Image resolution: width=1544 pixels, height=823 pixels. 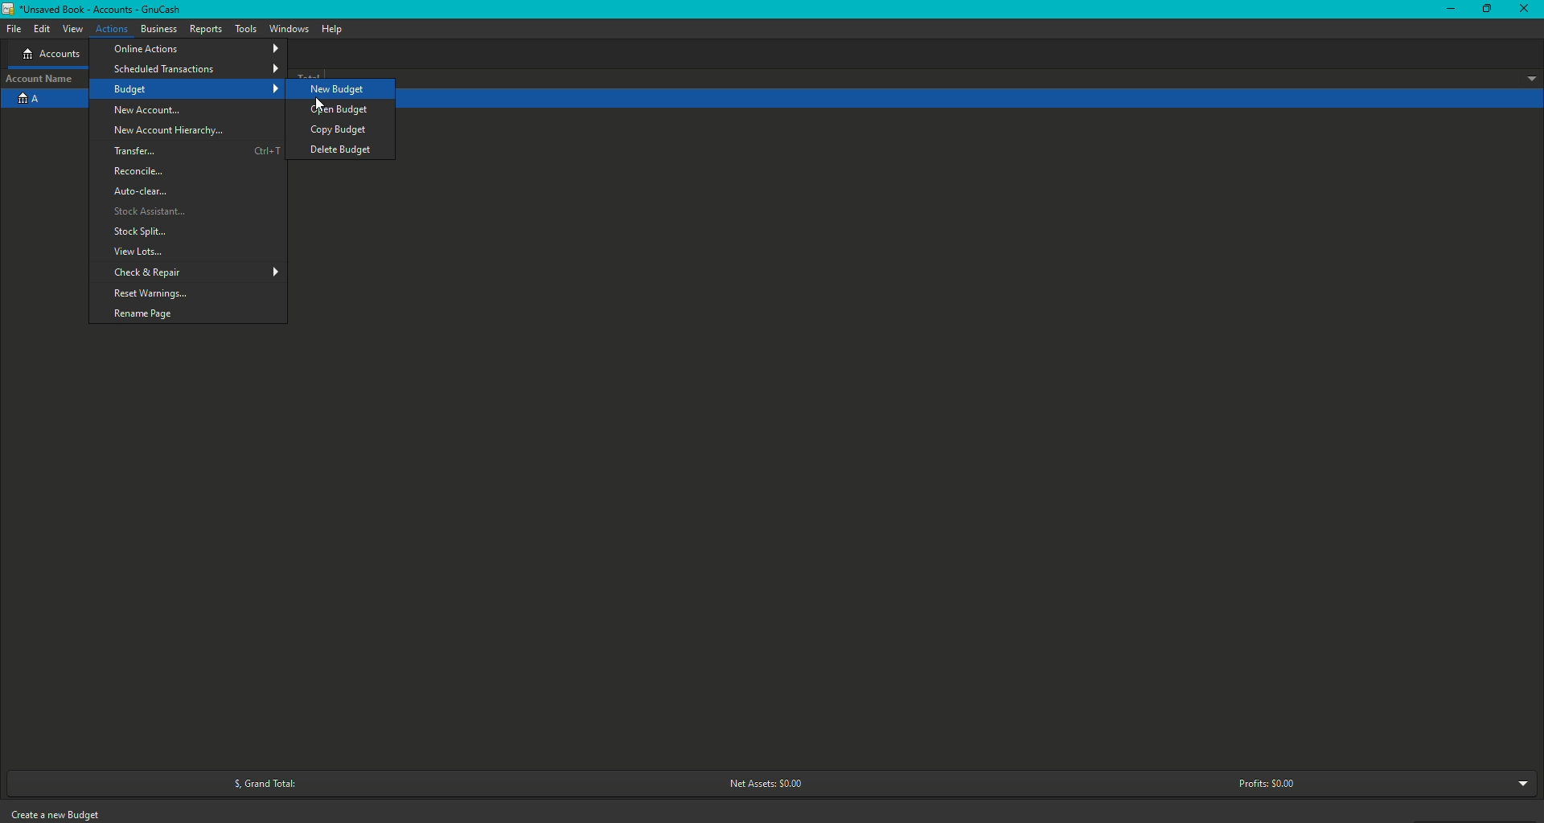 What do you see at coordinates (173, 129) in the screenshot?
I see `New Account Hierarchy` at bounding box center [173, 129].